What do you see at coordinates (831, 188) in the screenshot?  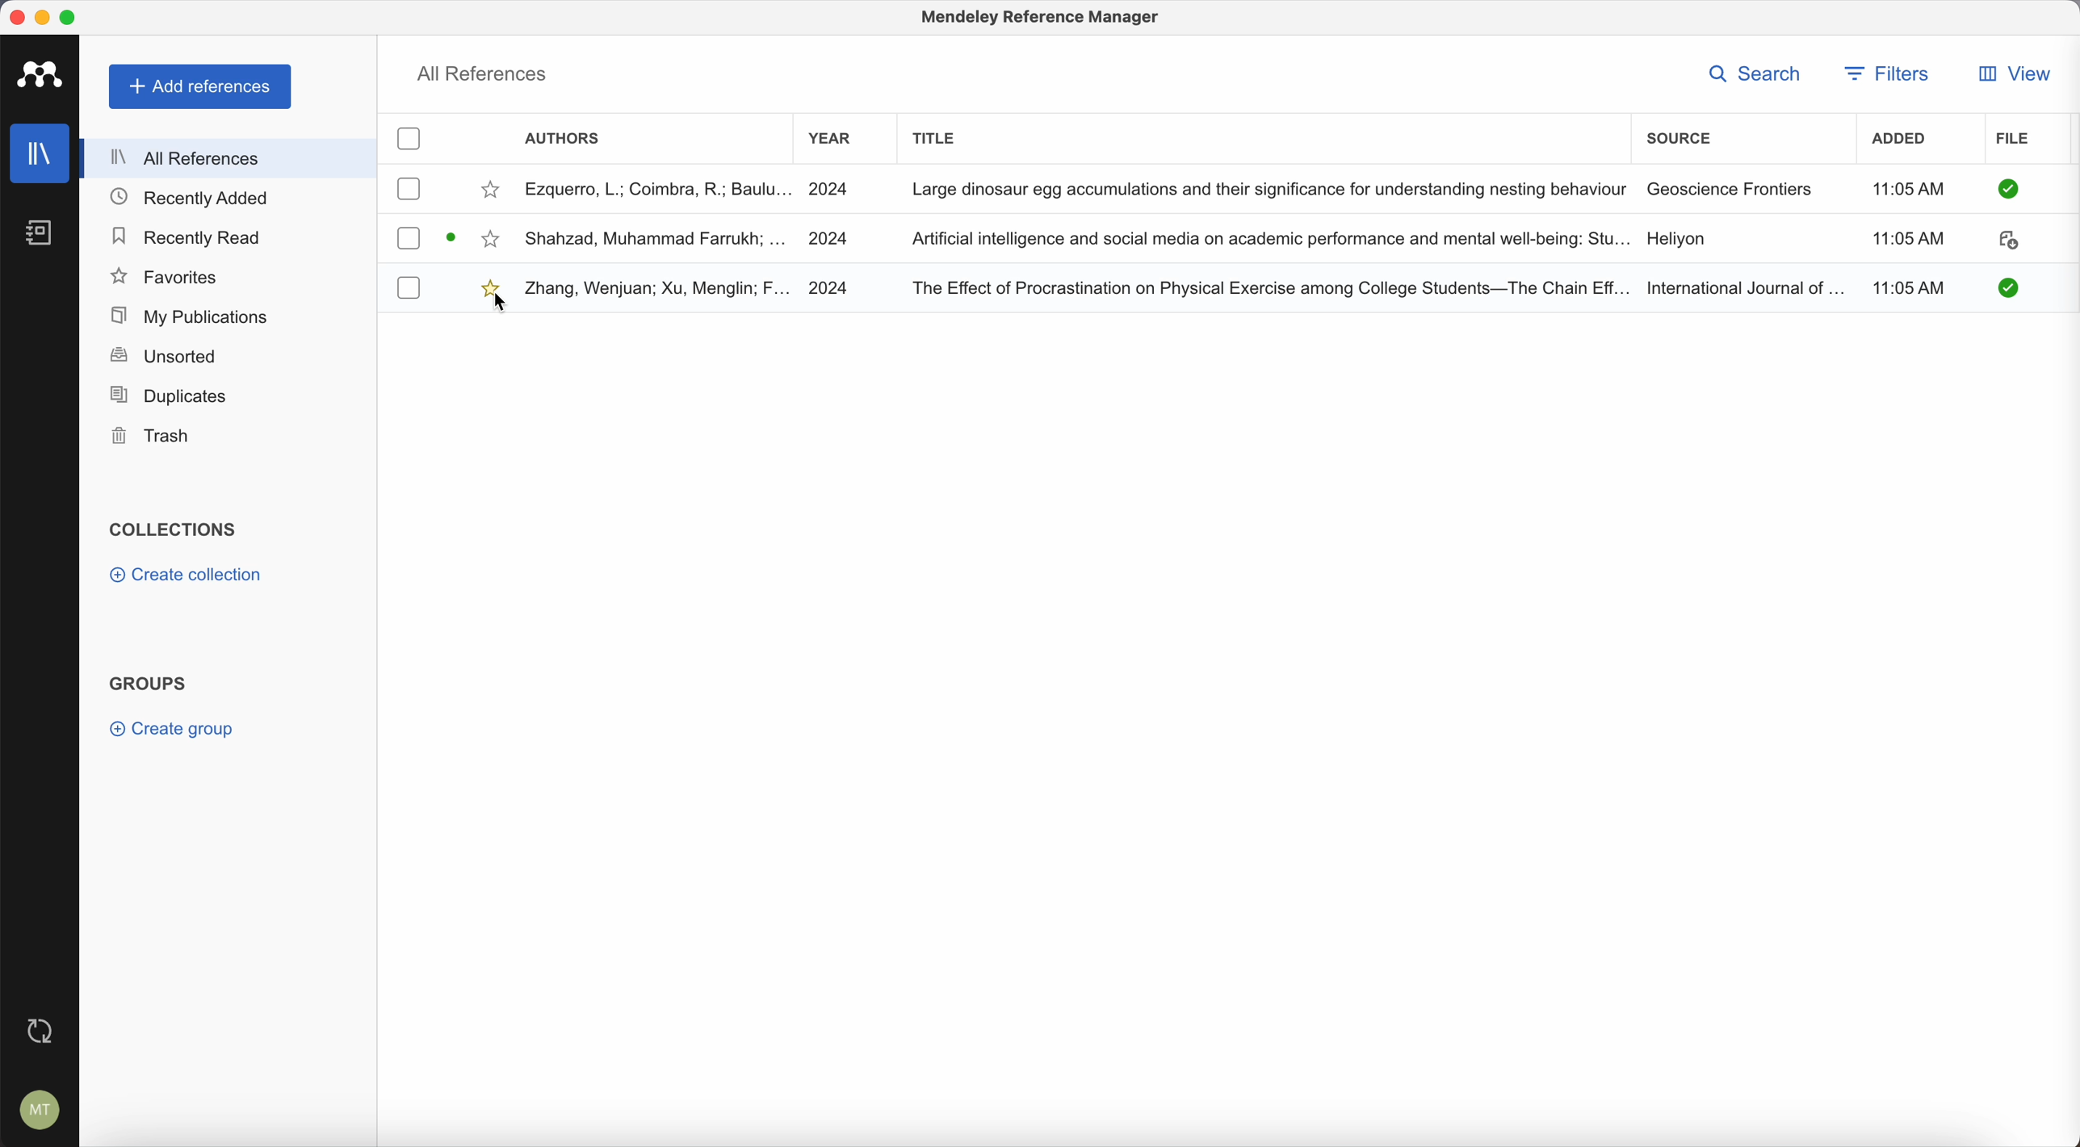 I see `2024` at bounding box center [831, 188].